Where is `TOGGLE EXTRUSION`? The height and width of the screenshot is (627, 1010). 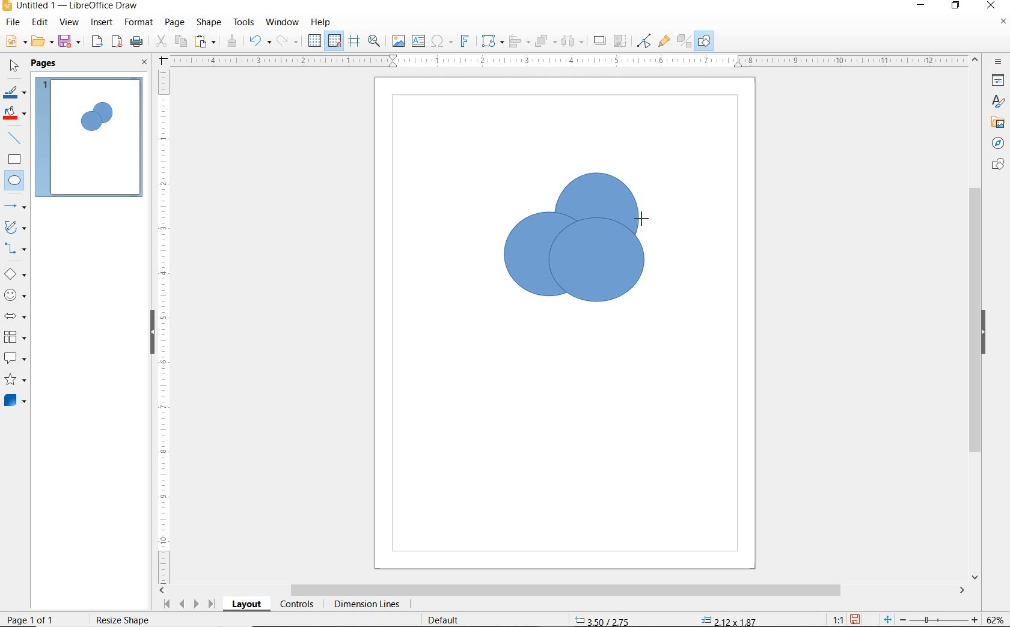 TOGGLE EXTRUSION is located at coordinates (684, 42).